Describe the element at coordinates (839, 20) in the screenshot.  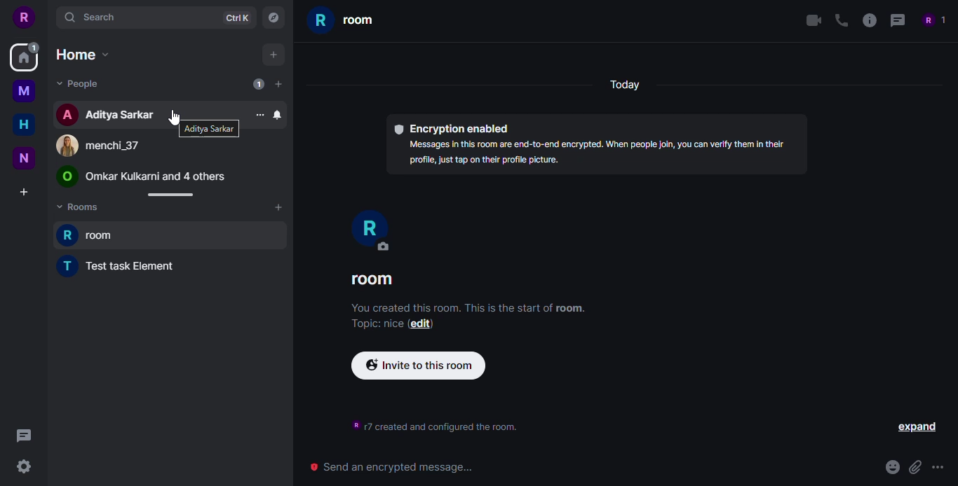
I see `voice call` at that location.